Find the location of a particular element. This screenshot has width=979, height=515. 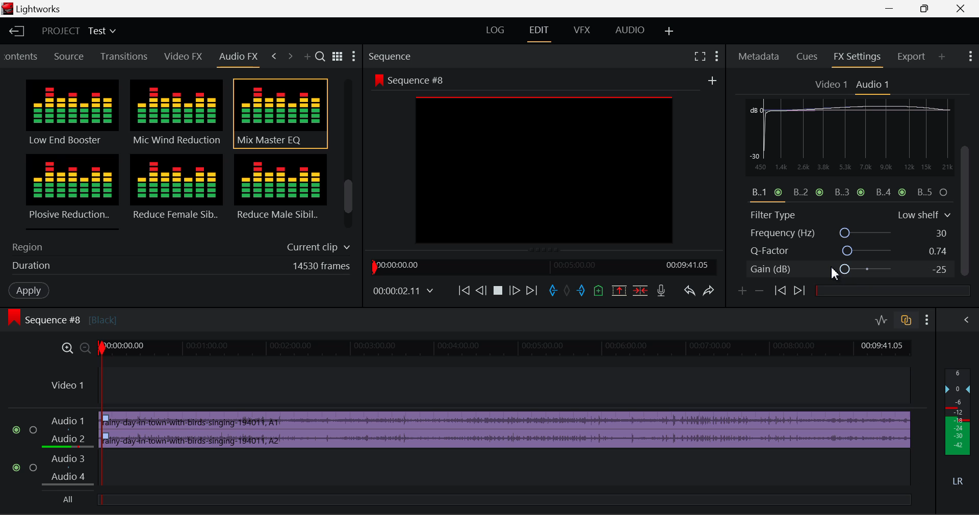

Timeline Zoom Out is located at coordinates (86, 349).